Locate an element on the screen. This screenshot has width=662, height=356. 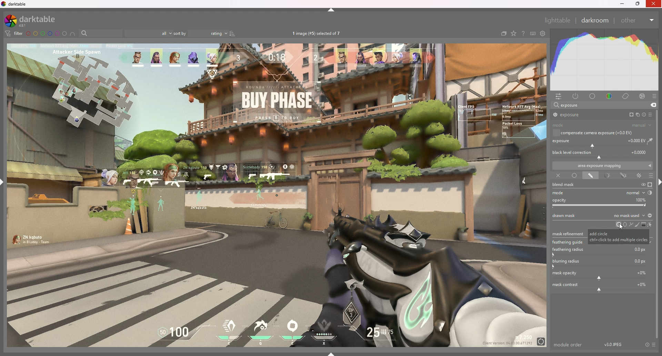
other is located at coordinates (638, 20).